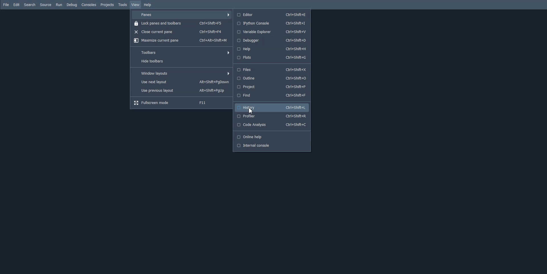 The height and width of the screenshot is (274, 547). I want to click on Cursor on History, so click(252, 111).